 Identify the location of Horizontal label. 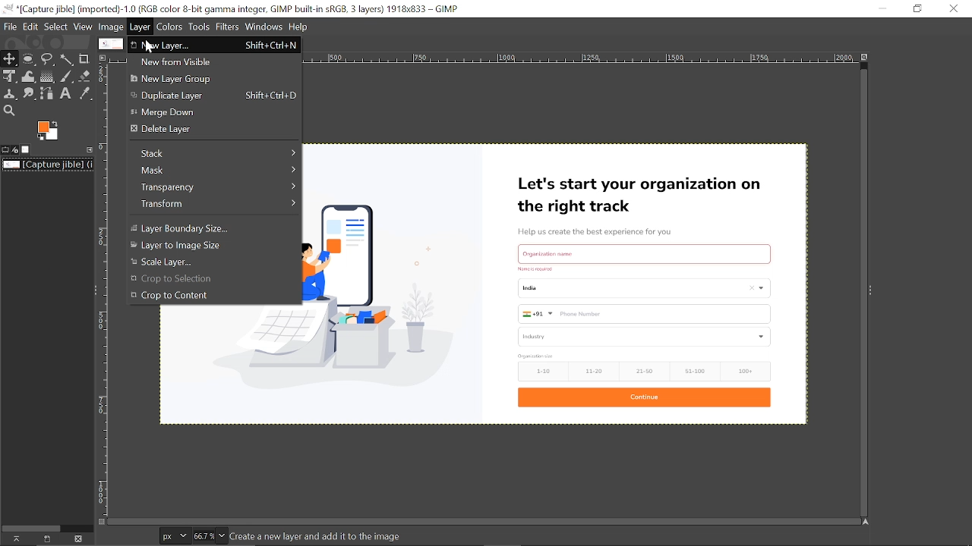
(582, 60).